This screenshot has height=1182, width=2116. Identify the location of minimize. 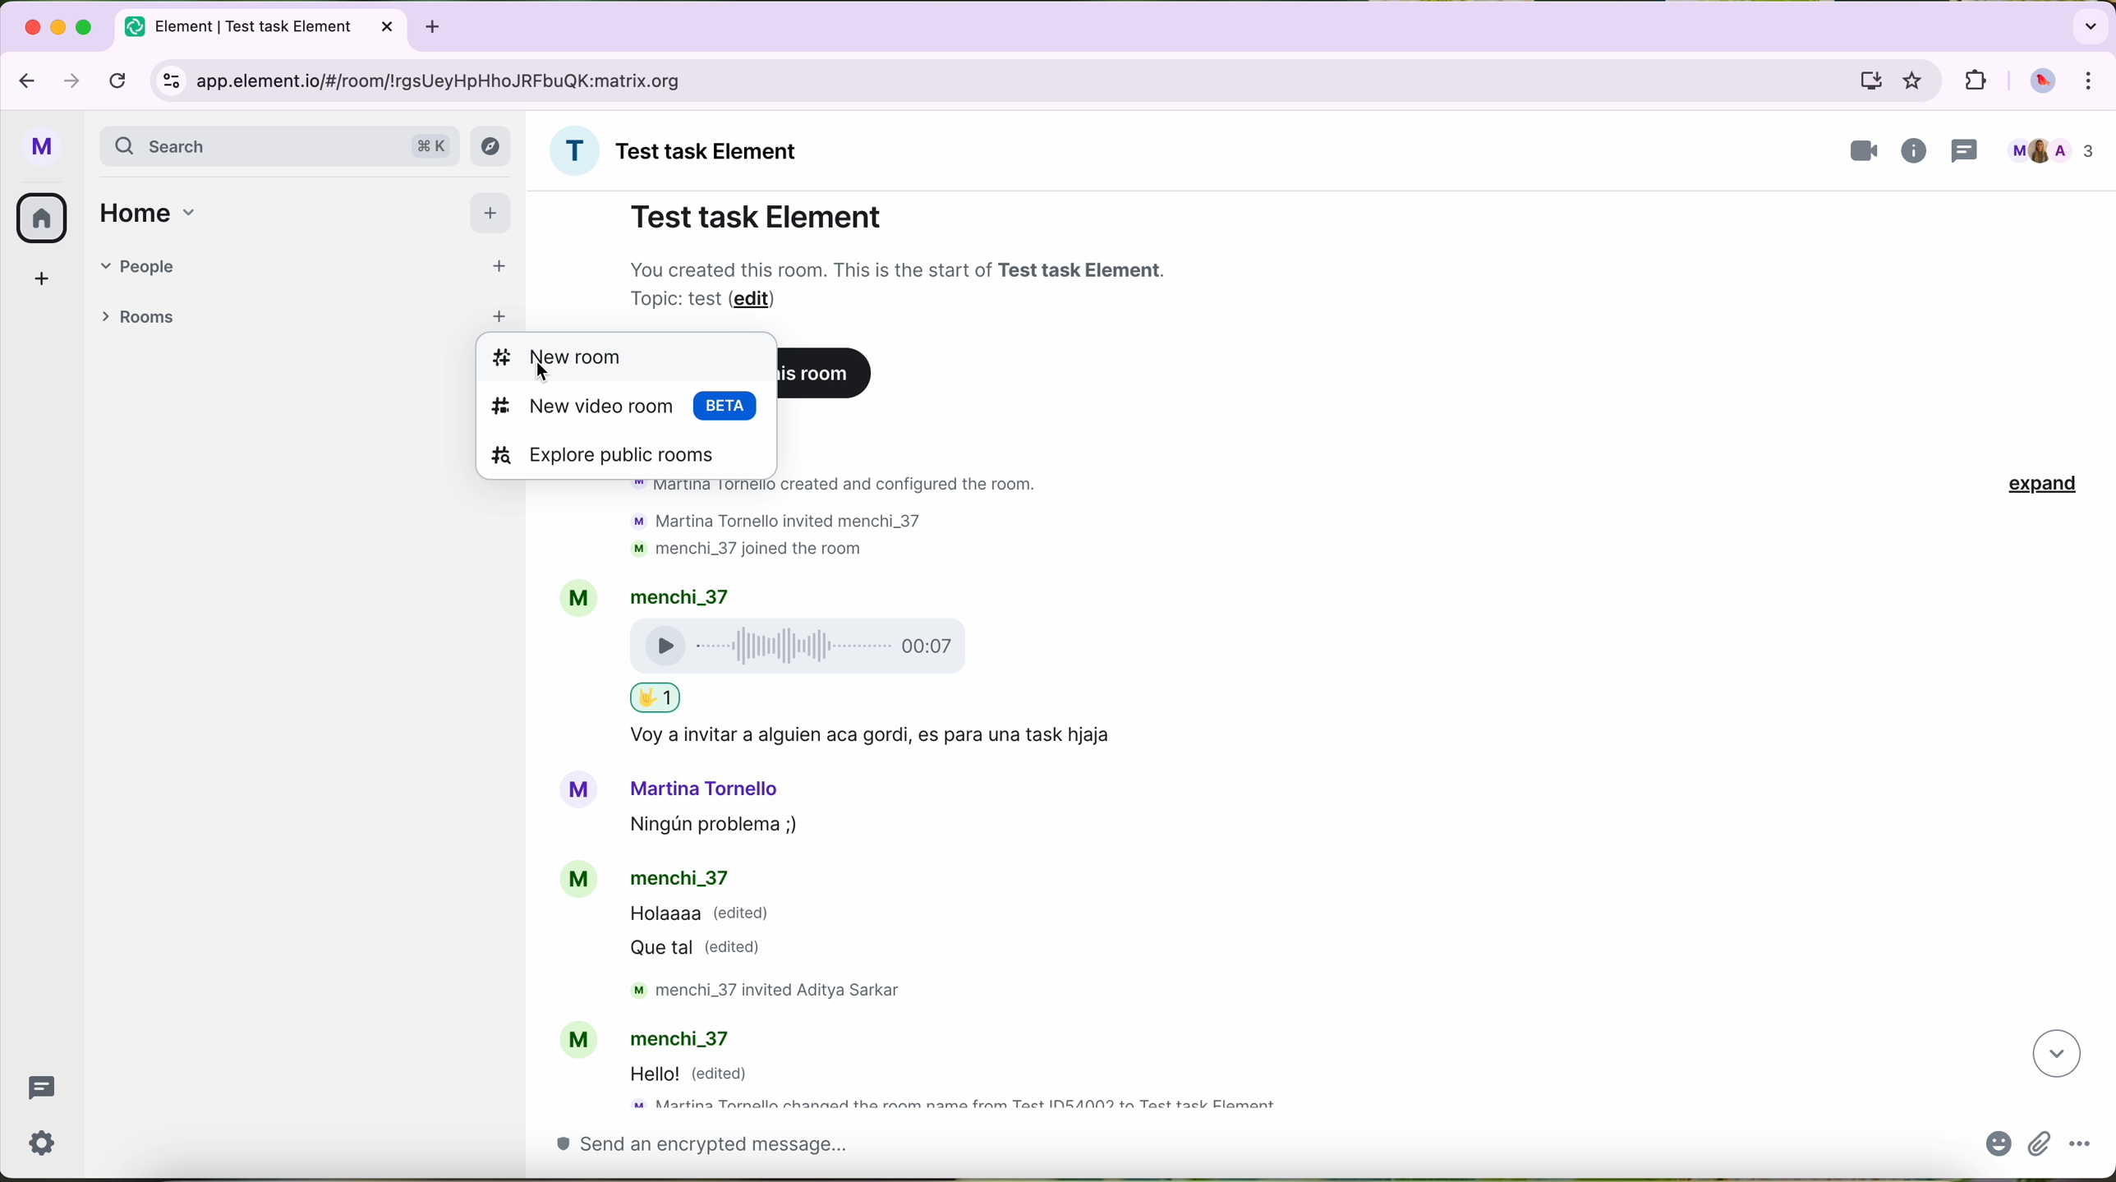
(61, 28).